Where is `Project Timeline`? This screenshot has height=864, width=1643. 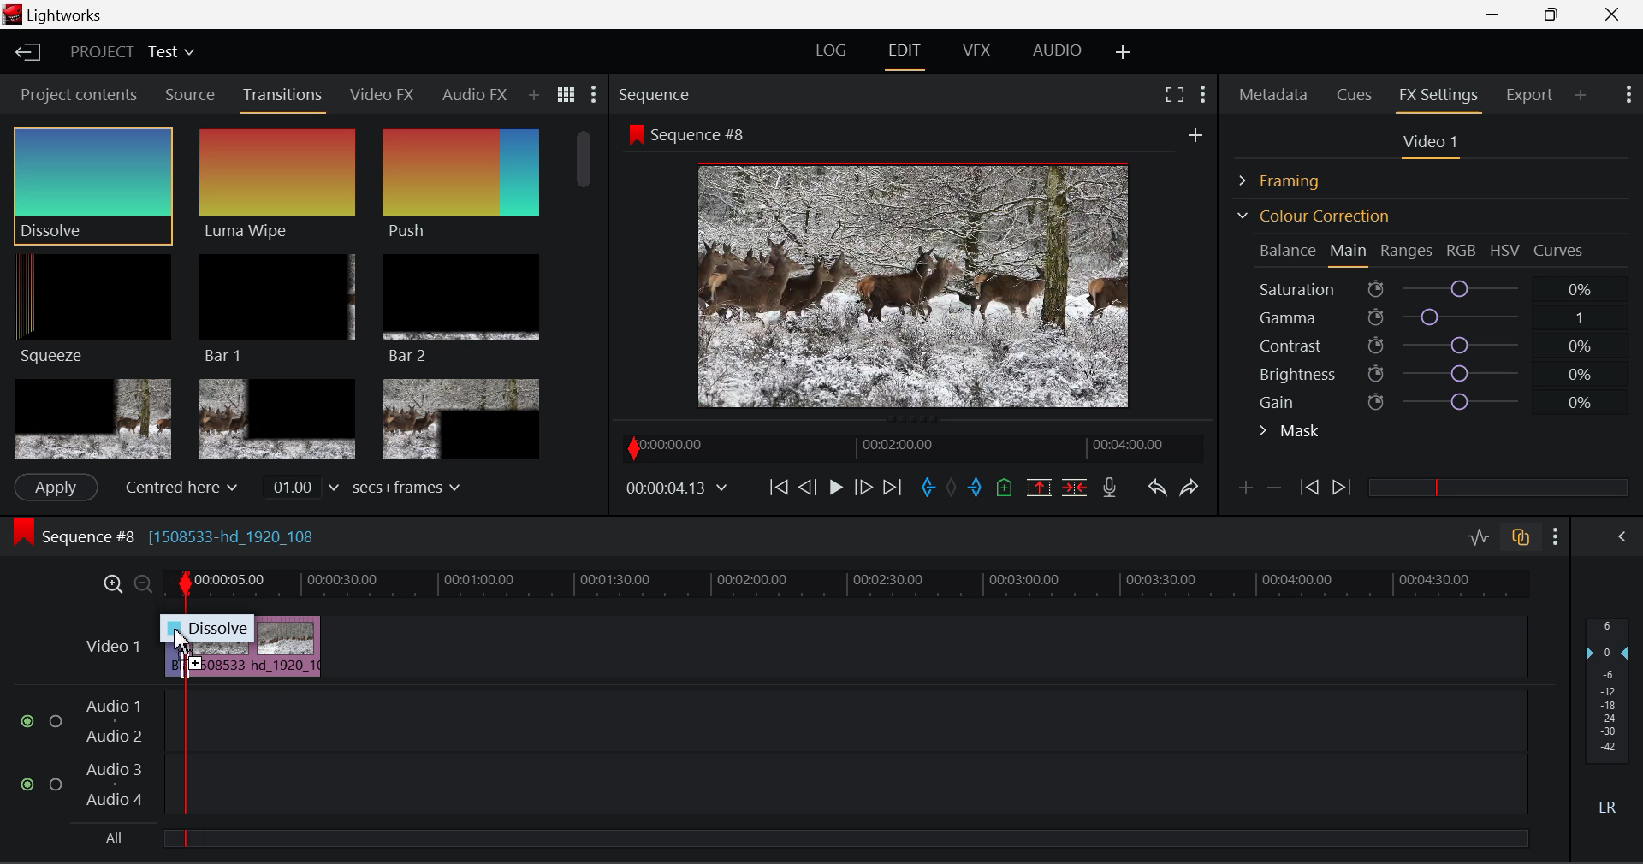 Project Timeline is located at coordinates (847, 585).